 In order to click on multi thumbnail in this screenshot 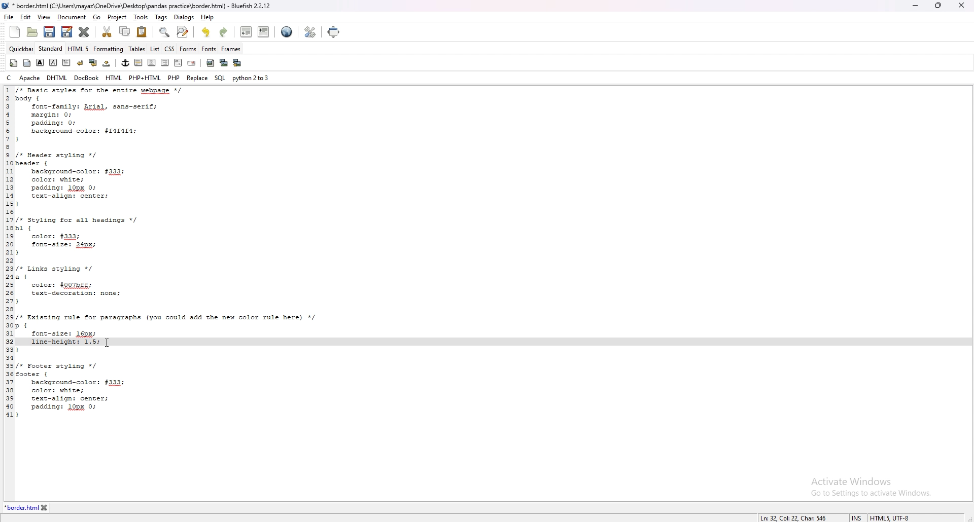, I will do `click(237, 63)`.